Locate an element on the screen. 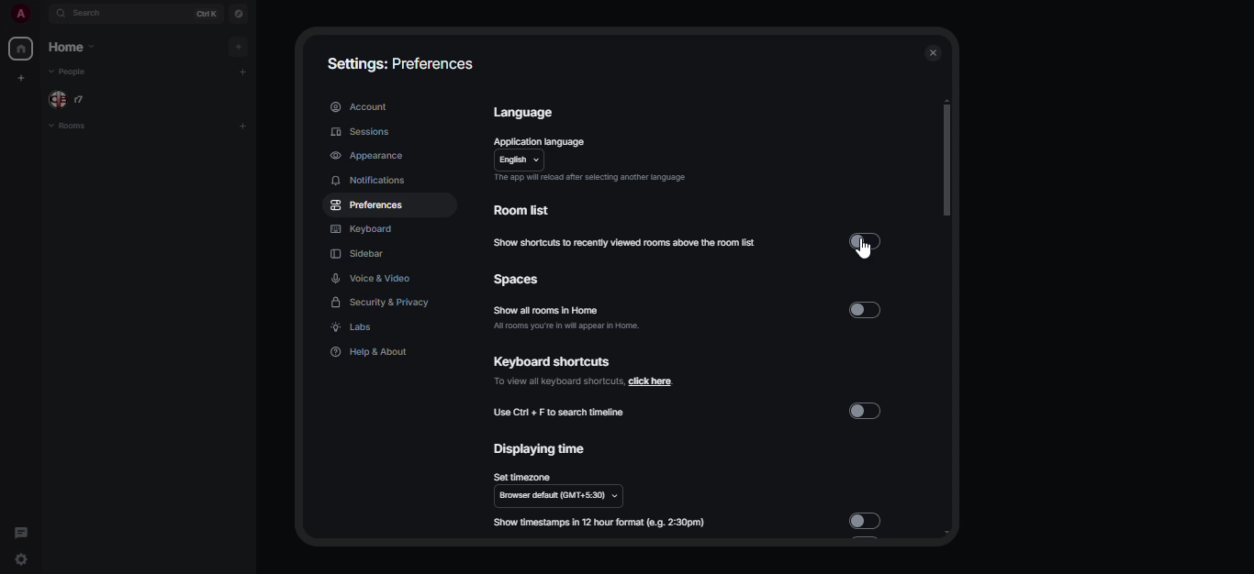 Image resolution: width=1254 pixels, height=574 pixels. add is located at coordinates (243, 72).